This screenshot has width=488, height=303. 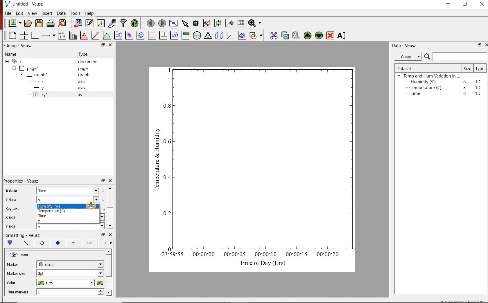 What do you see at coordinates (167, 248) in the screenshot?
I see `0` at bounding box center [167, 248].